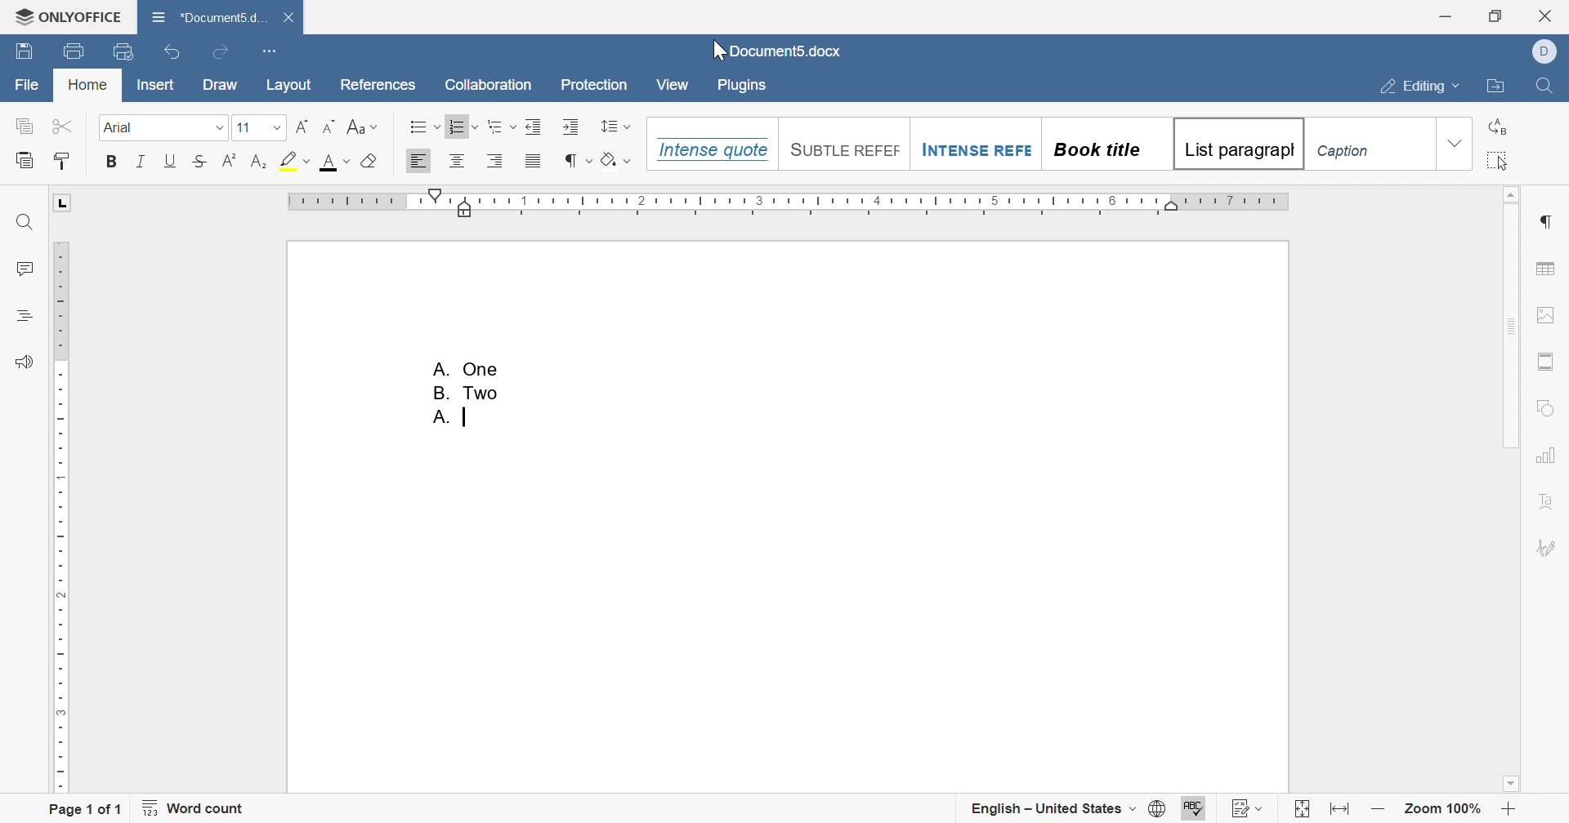 The height and width of the screenshot is (823, 1569). What do you see at coordinates (1419, 87) in the screenshot?
I see `editing` at bounding box center [1419, 87].